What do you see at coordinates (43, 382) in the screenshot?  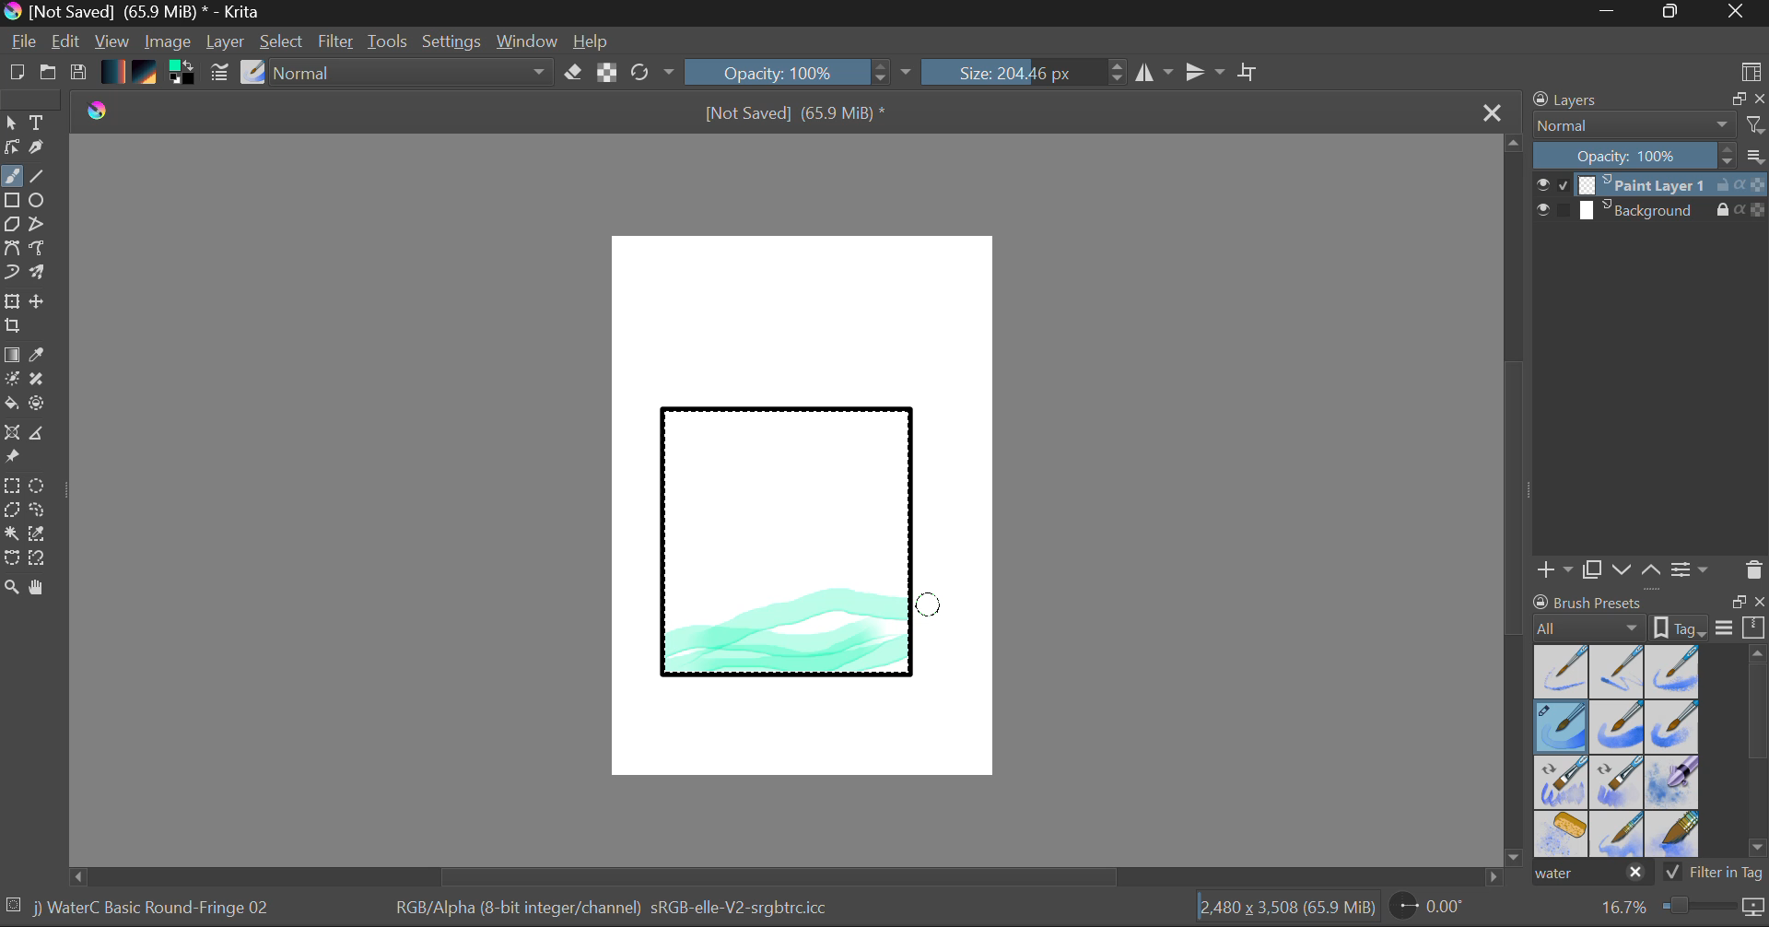 I see `Smart Patch Tool` at bounding box center [43, 382].